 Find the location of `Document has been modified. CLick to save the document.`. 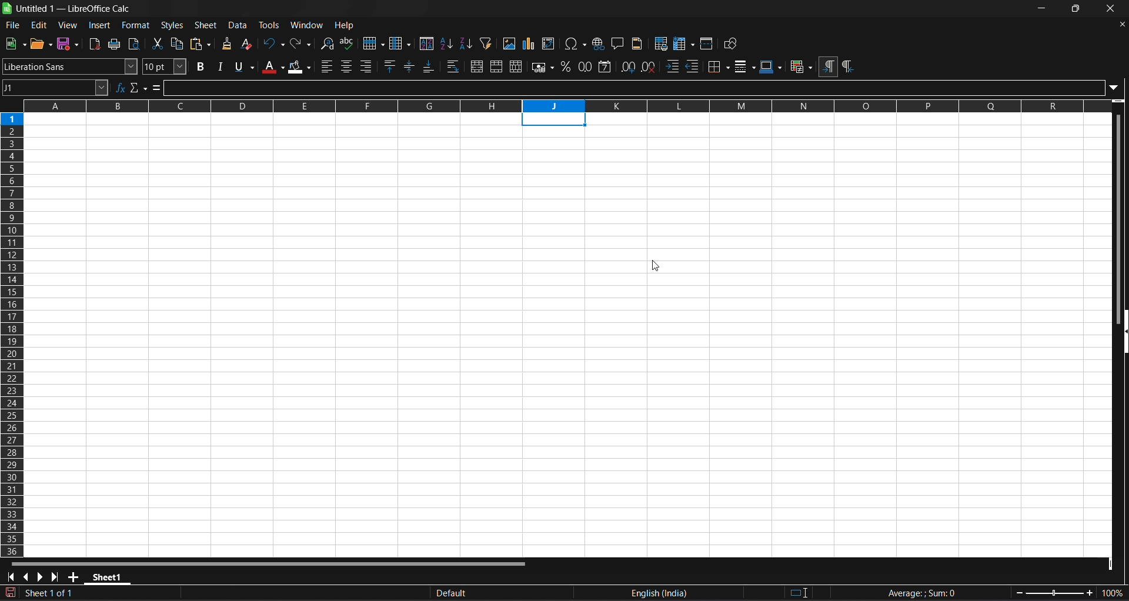

Document has been modified. CLick to save the document. is located at coordinates (206, 595).